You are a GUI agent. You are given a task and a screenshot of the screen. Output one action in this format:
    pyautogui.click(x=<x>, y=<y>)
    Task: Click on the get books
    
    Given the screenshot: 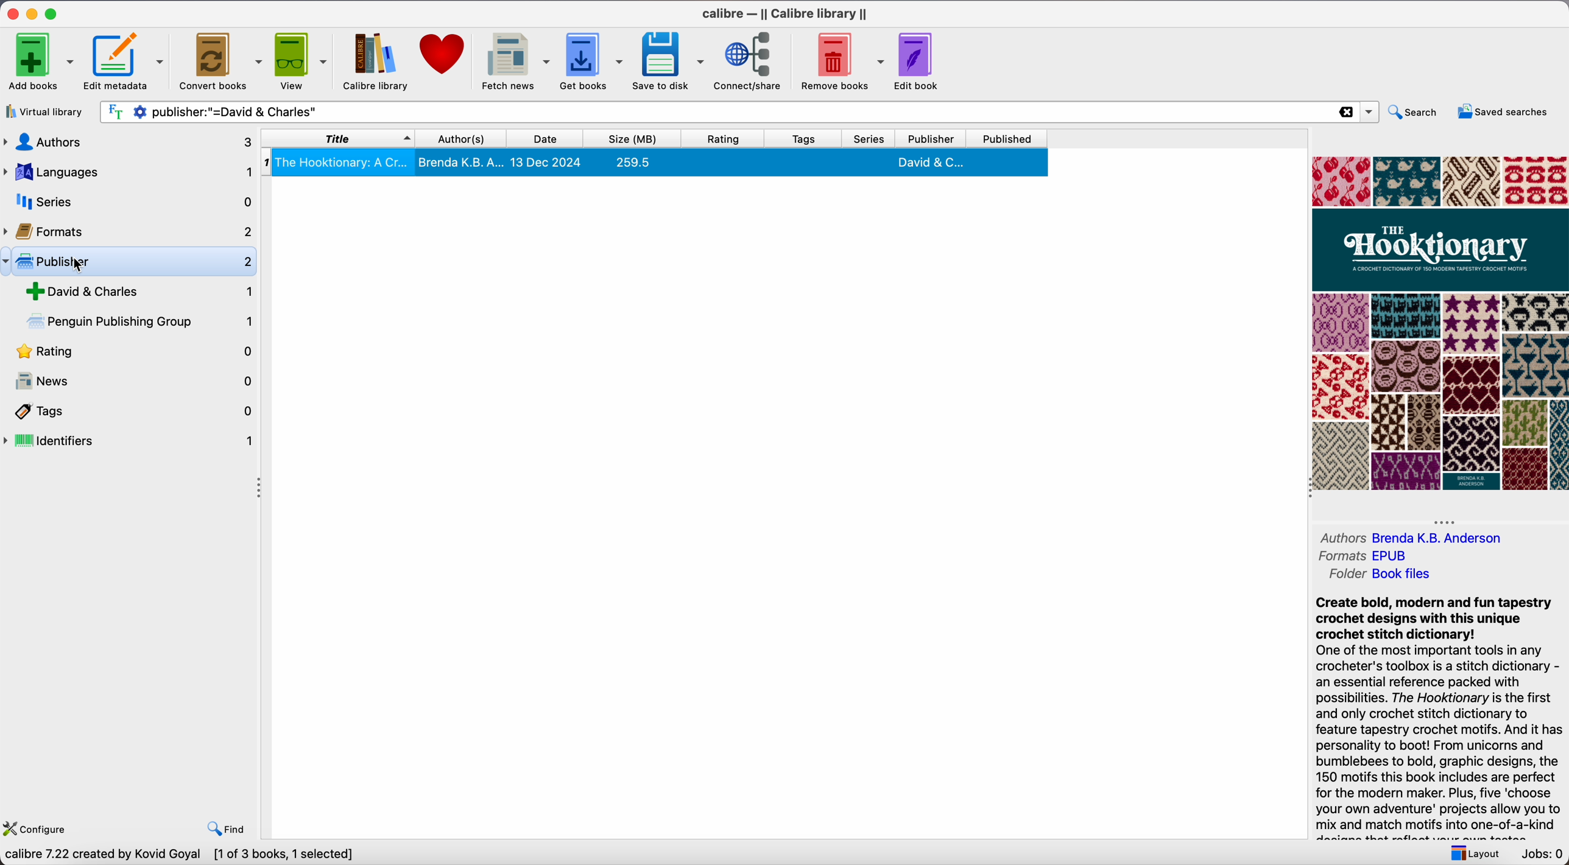 What is the action you would take?
    pyautogui.click(x=593, y=61)
    